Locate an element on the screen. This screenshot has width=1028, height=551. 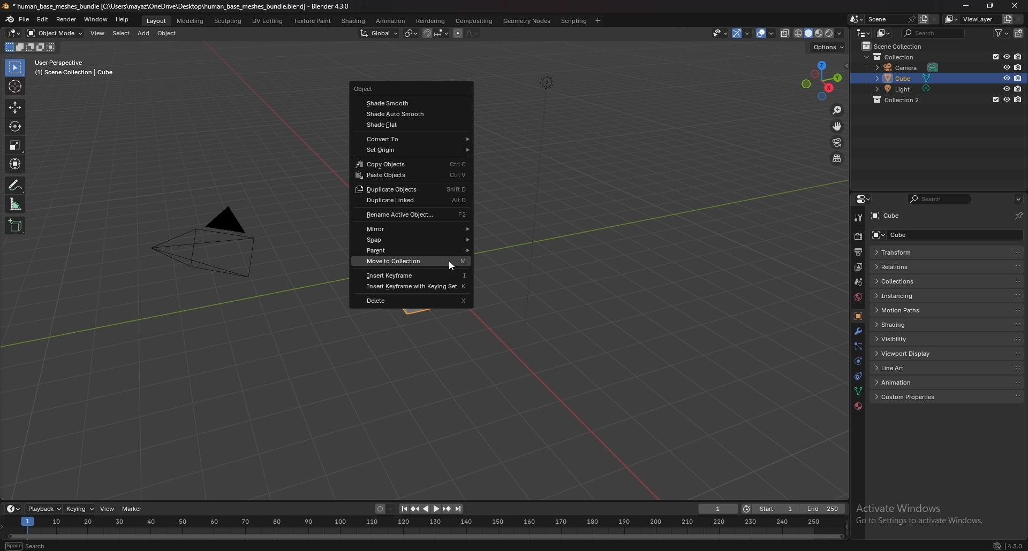
user perspective is located at coordinates (72, 68).